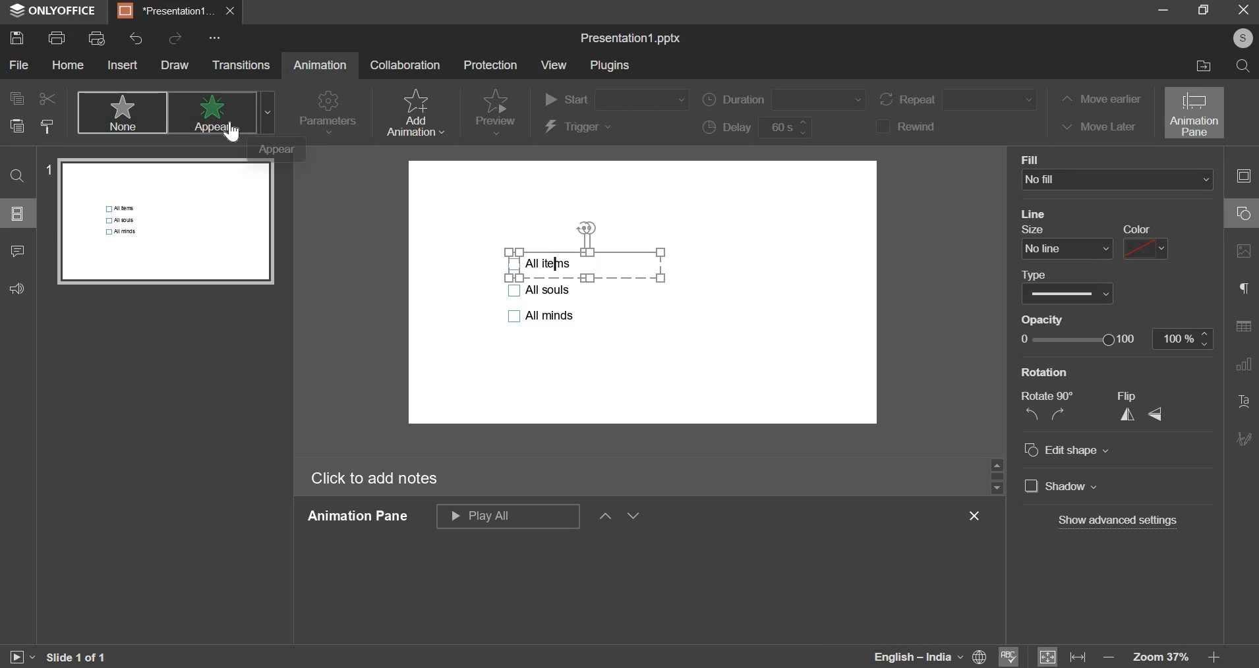 Image resolution: width=1259 pixels, height=668 pixels. What do you see at coordinates (75, 657) in the screenshot?
I see `slide 1 of 1` at bounding box center [75, 657].